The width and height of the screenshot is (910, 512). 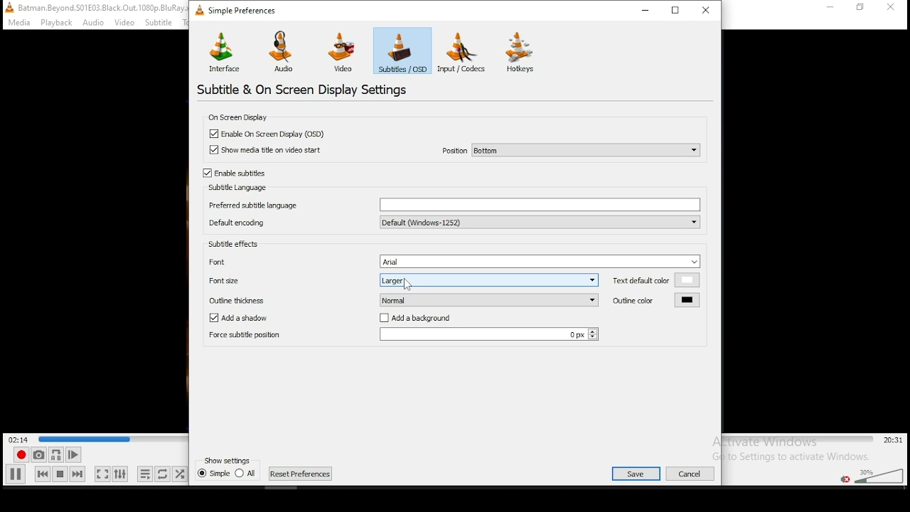 What do you see at coordinates (630, 471) in the screenshot?
I see `` at bounding box center [630, 471].